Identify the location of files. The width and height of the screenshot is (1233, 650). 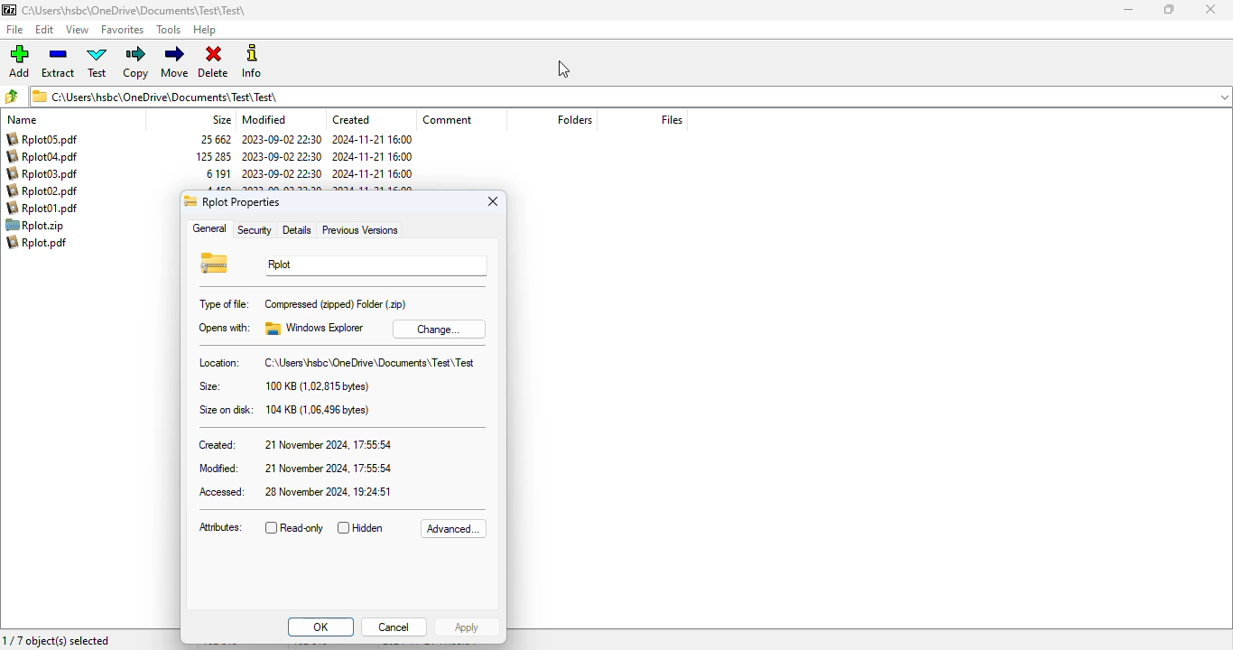
(672, 119).